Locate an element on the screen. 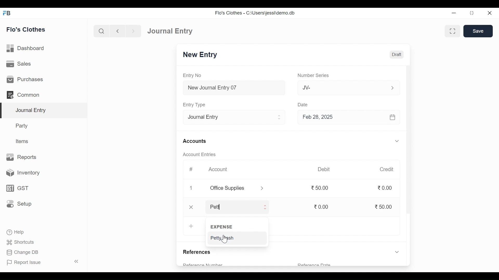  References is located at coordinates (199, 253).